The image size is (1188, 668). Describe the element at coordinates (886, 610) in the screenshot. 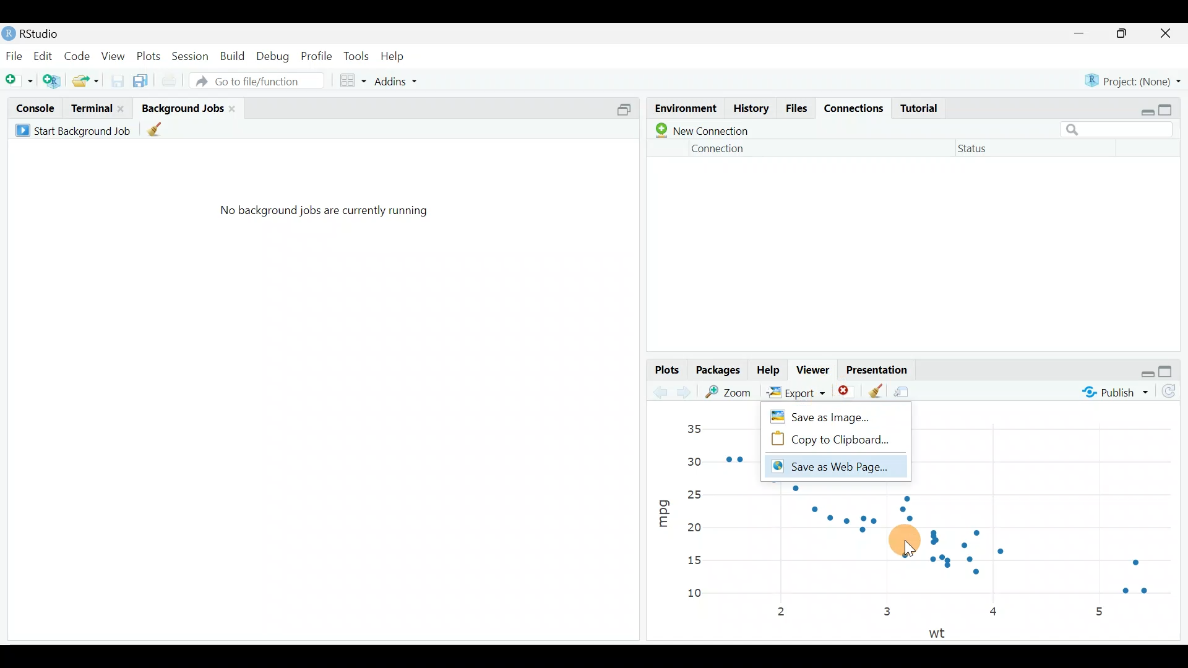

I see `3` at that location.